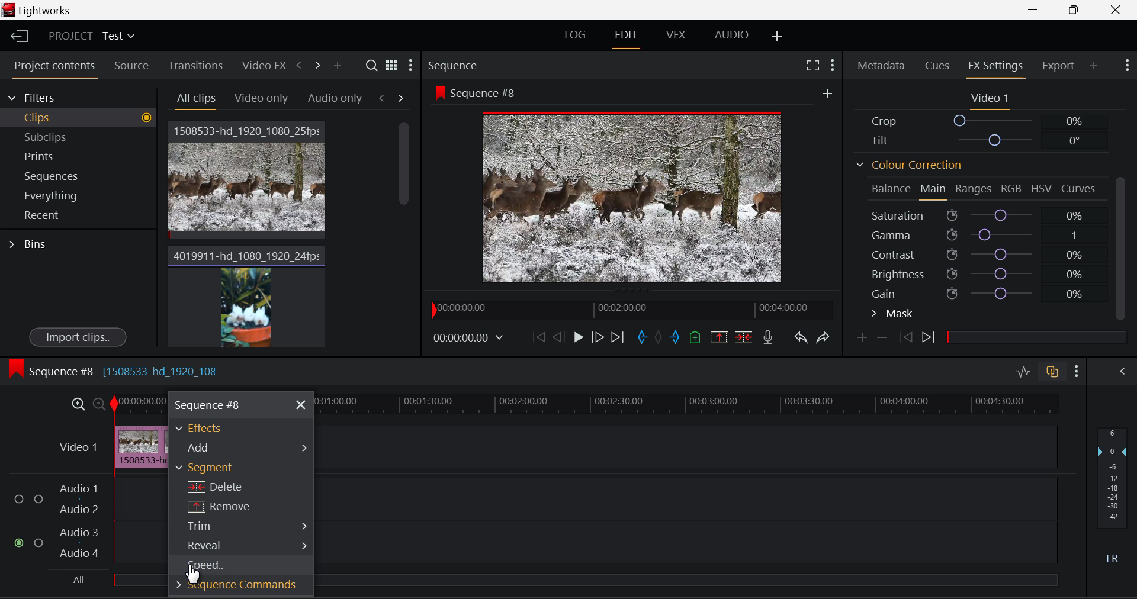  Describe the element at coordinates (195, 98) in the screenshot. I see `All Clips` at that location.